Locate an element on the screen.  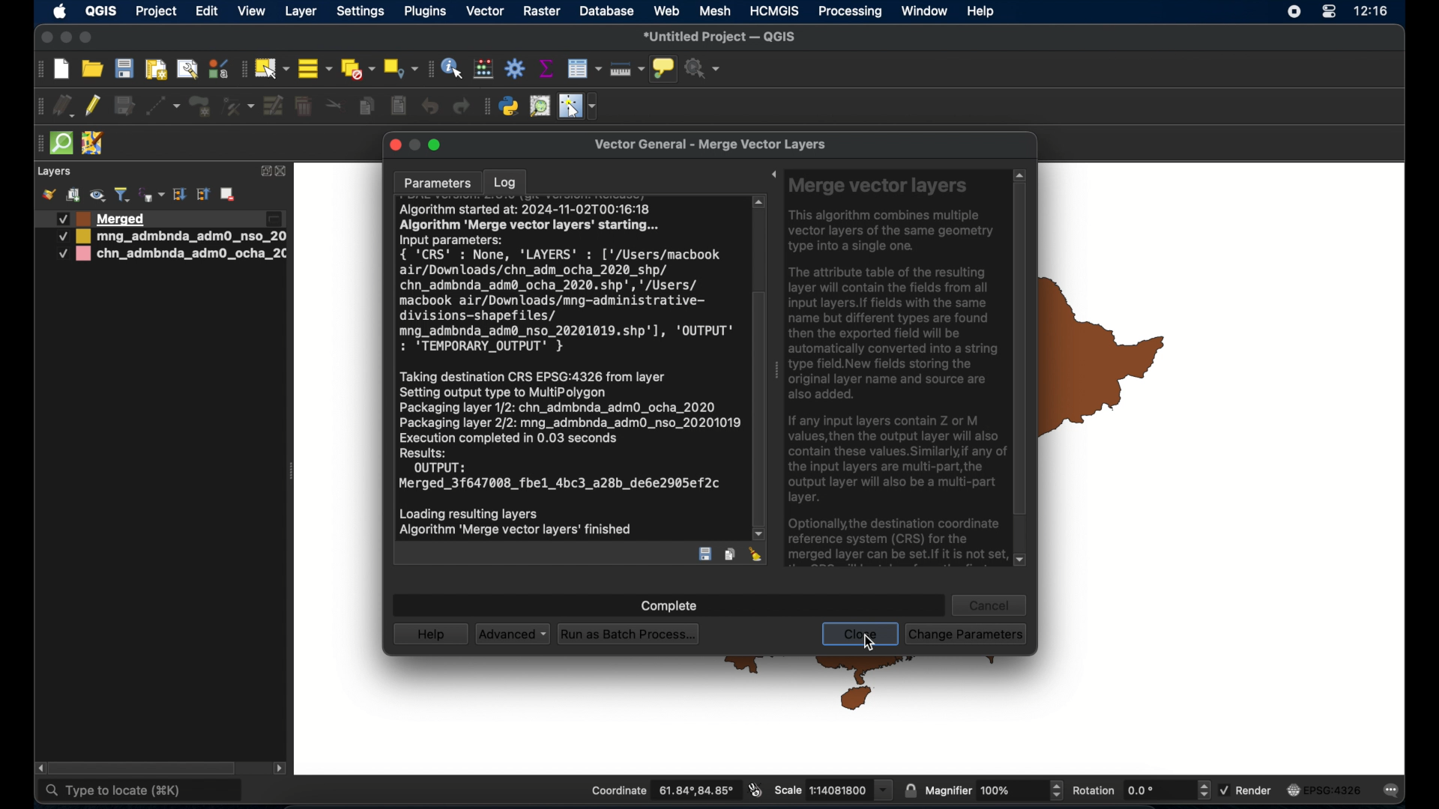
time is located at coordinates (1372, 13).